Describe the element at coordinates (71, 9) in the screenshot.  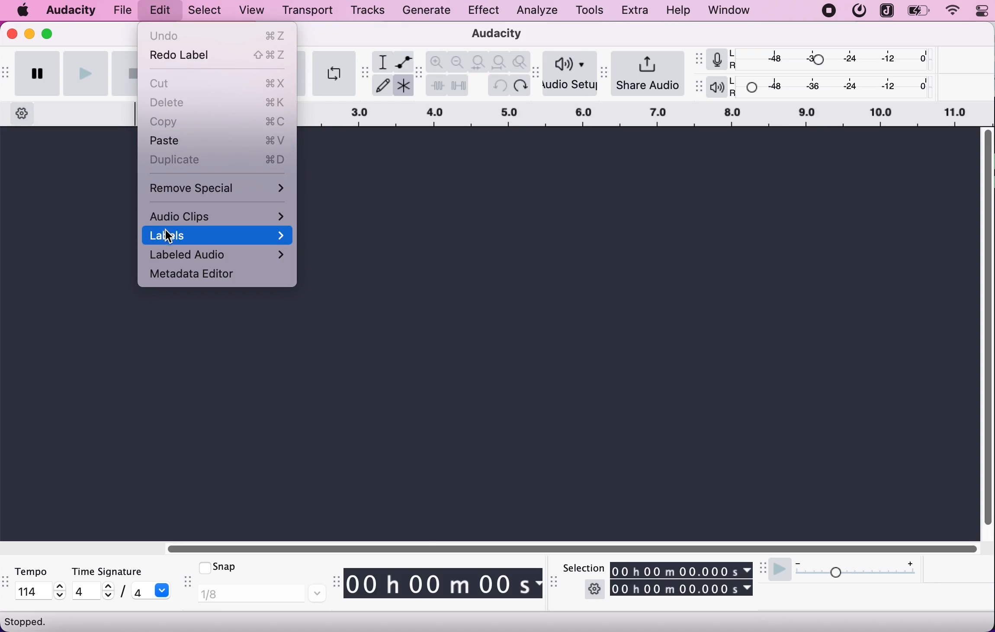
I see `audacity` at that location.